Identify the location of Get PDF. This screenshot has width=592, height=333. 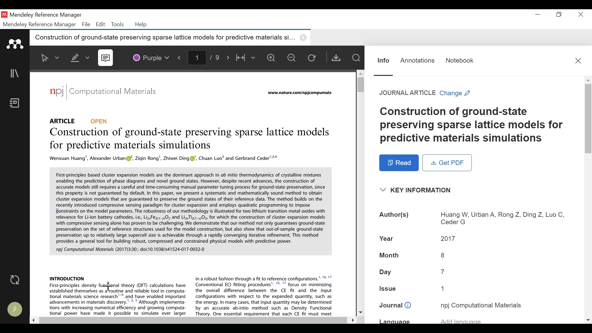
(447, 163).